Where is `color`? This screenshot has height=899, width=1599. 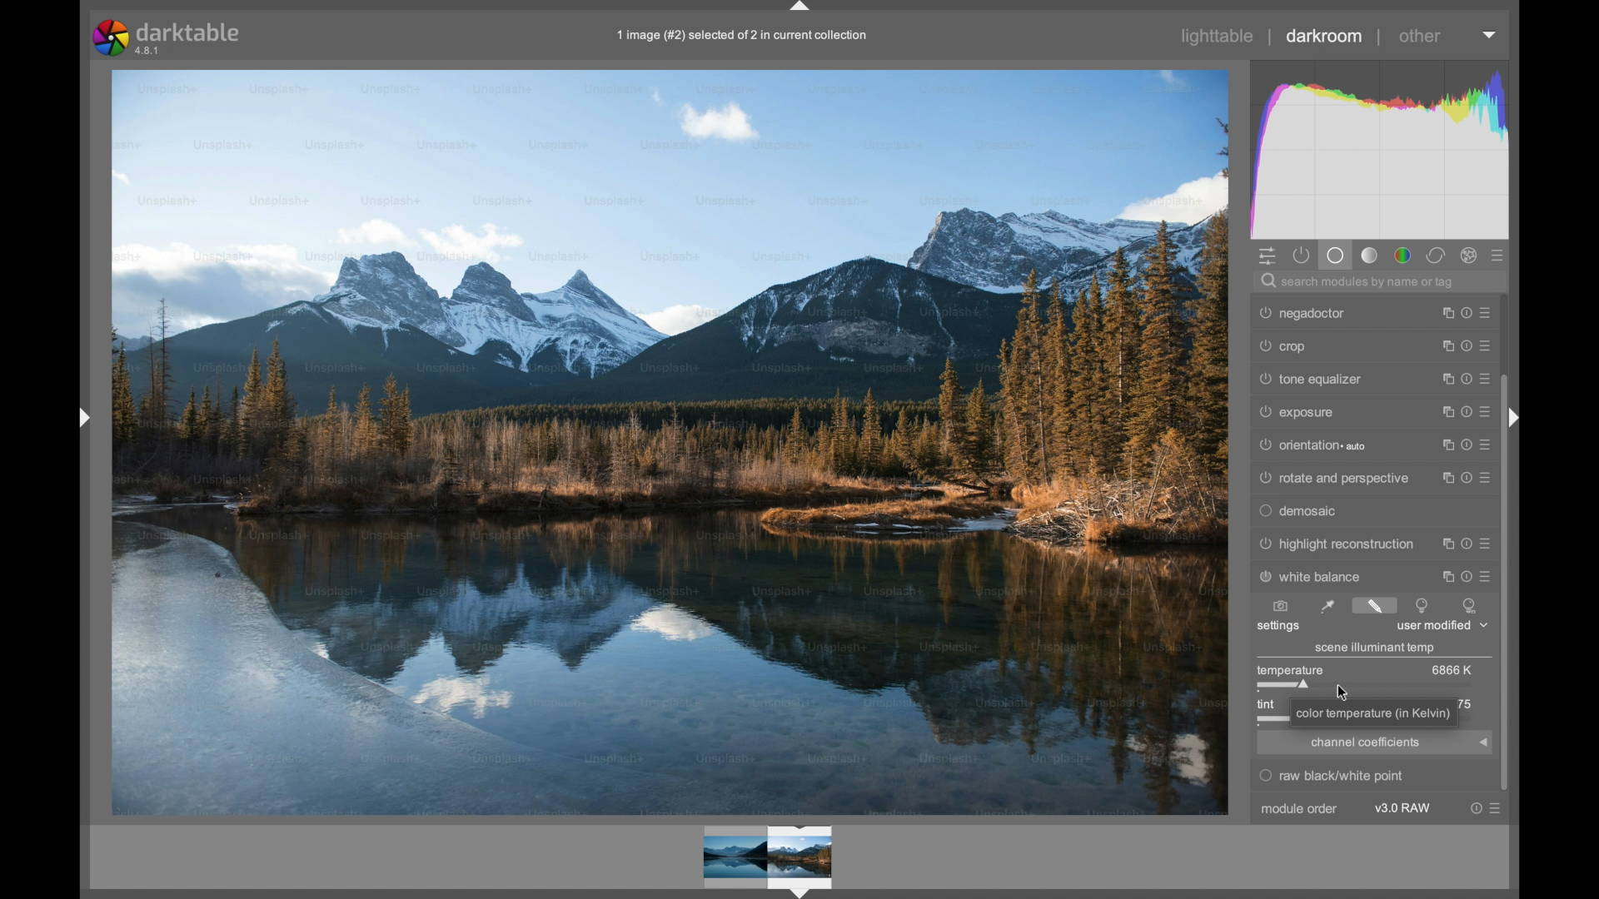
color is located at coordinates (1404, 256).